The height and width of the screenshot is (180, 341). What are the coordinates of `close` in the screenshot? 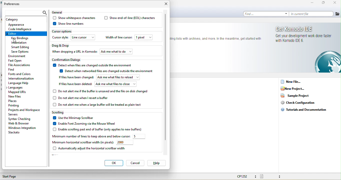 It's located at (336, 3).